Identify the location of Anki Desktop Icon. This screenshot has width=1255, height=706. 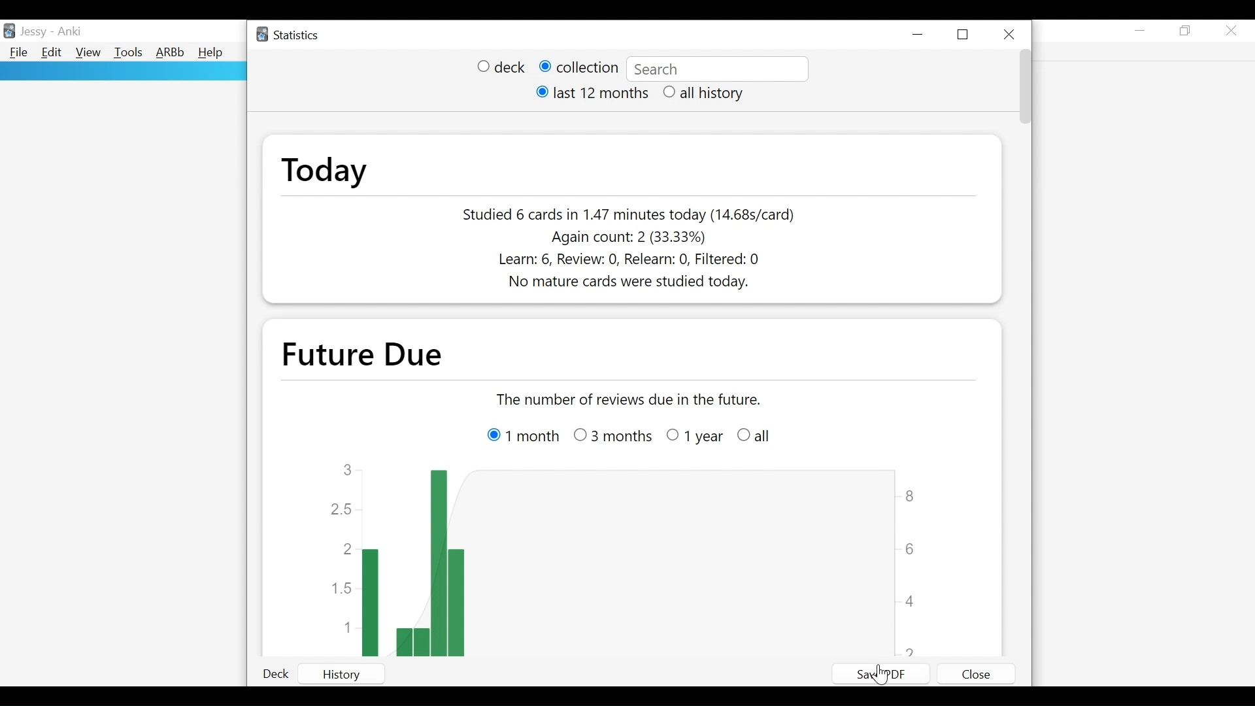
(10, 30).